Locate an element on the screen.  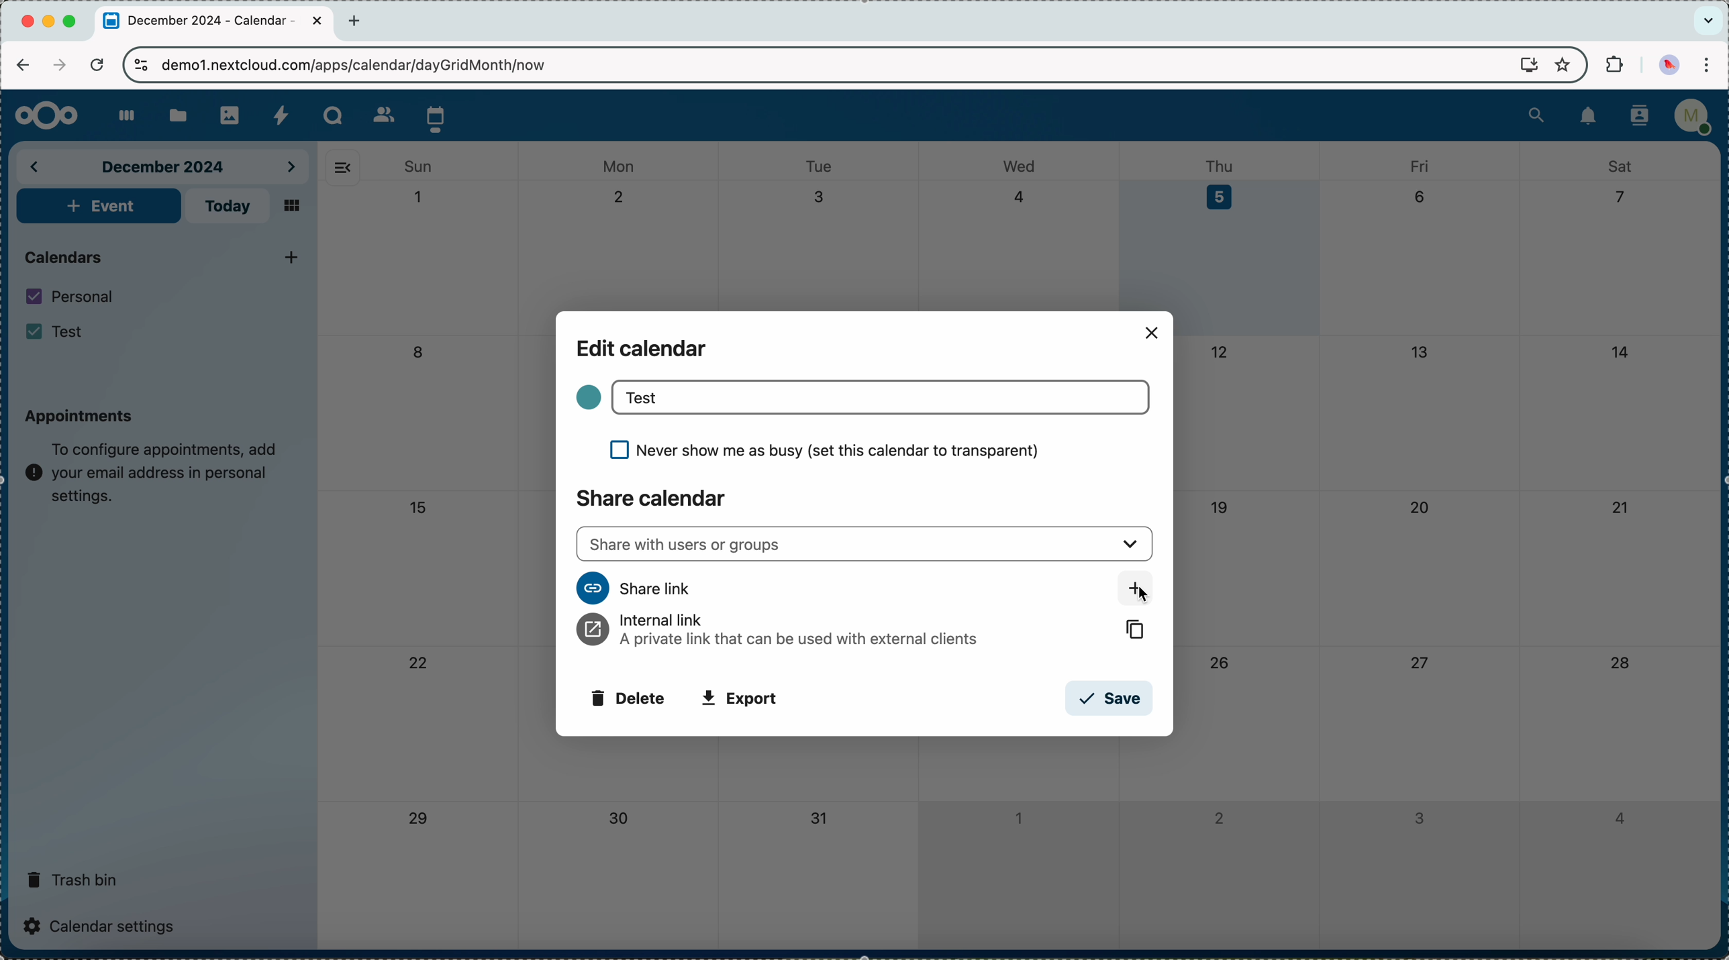
color calendar is located at coordinates (585, 398).